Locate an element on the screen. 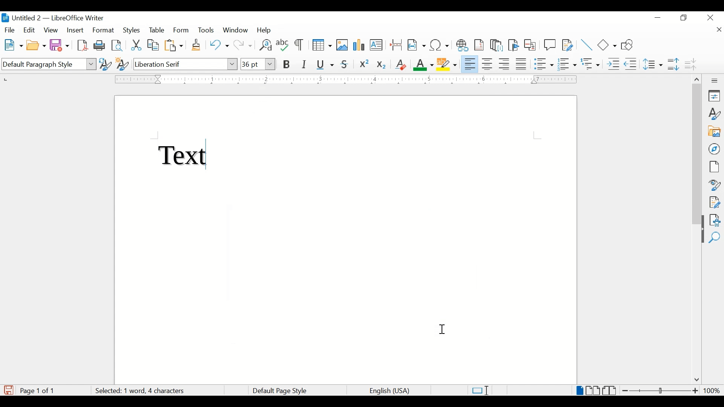 This screenshot has height=407, width=724. undo is located at coordinates (219, 45).